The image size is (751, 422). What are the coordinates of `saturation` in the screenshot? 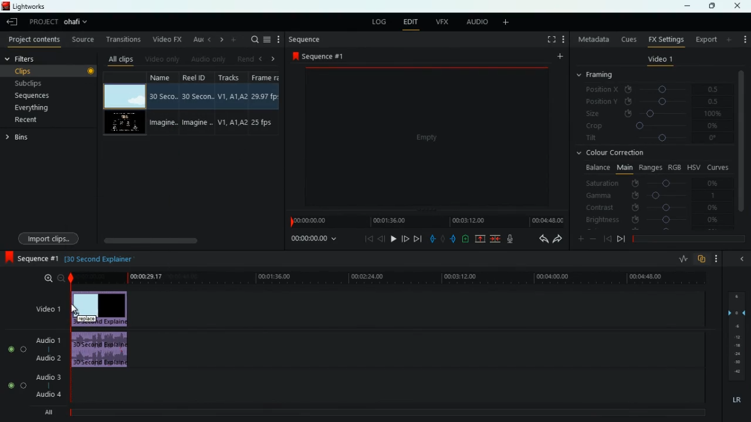 It's located at (653, 184).